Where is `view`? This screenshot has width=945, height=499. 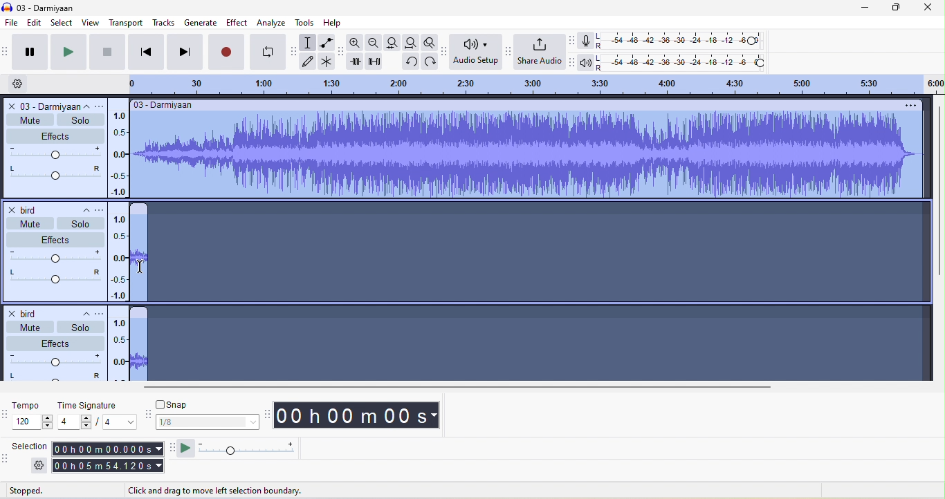
view is located at coordinates (89, 22).